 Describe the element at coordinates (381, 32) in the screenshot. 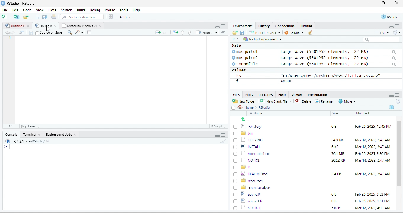

I see `= List ~` at that location.